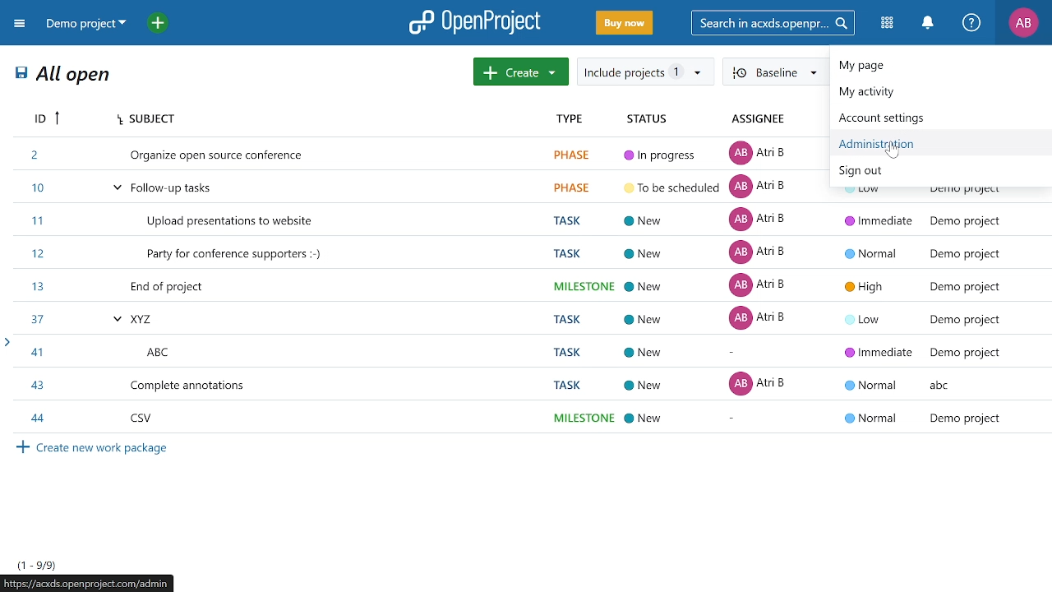 The image size is (1052, 592). Describe the element at coordinates (775, 71) in the screenshot. I see `baseline` at that location.